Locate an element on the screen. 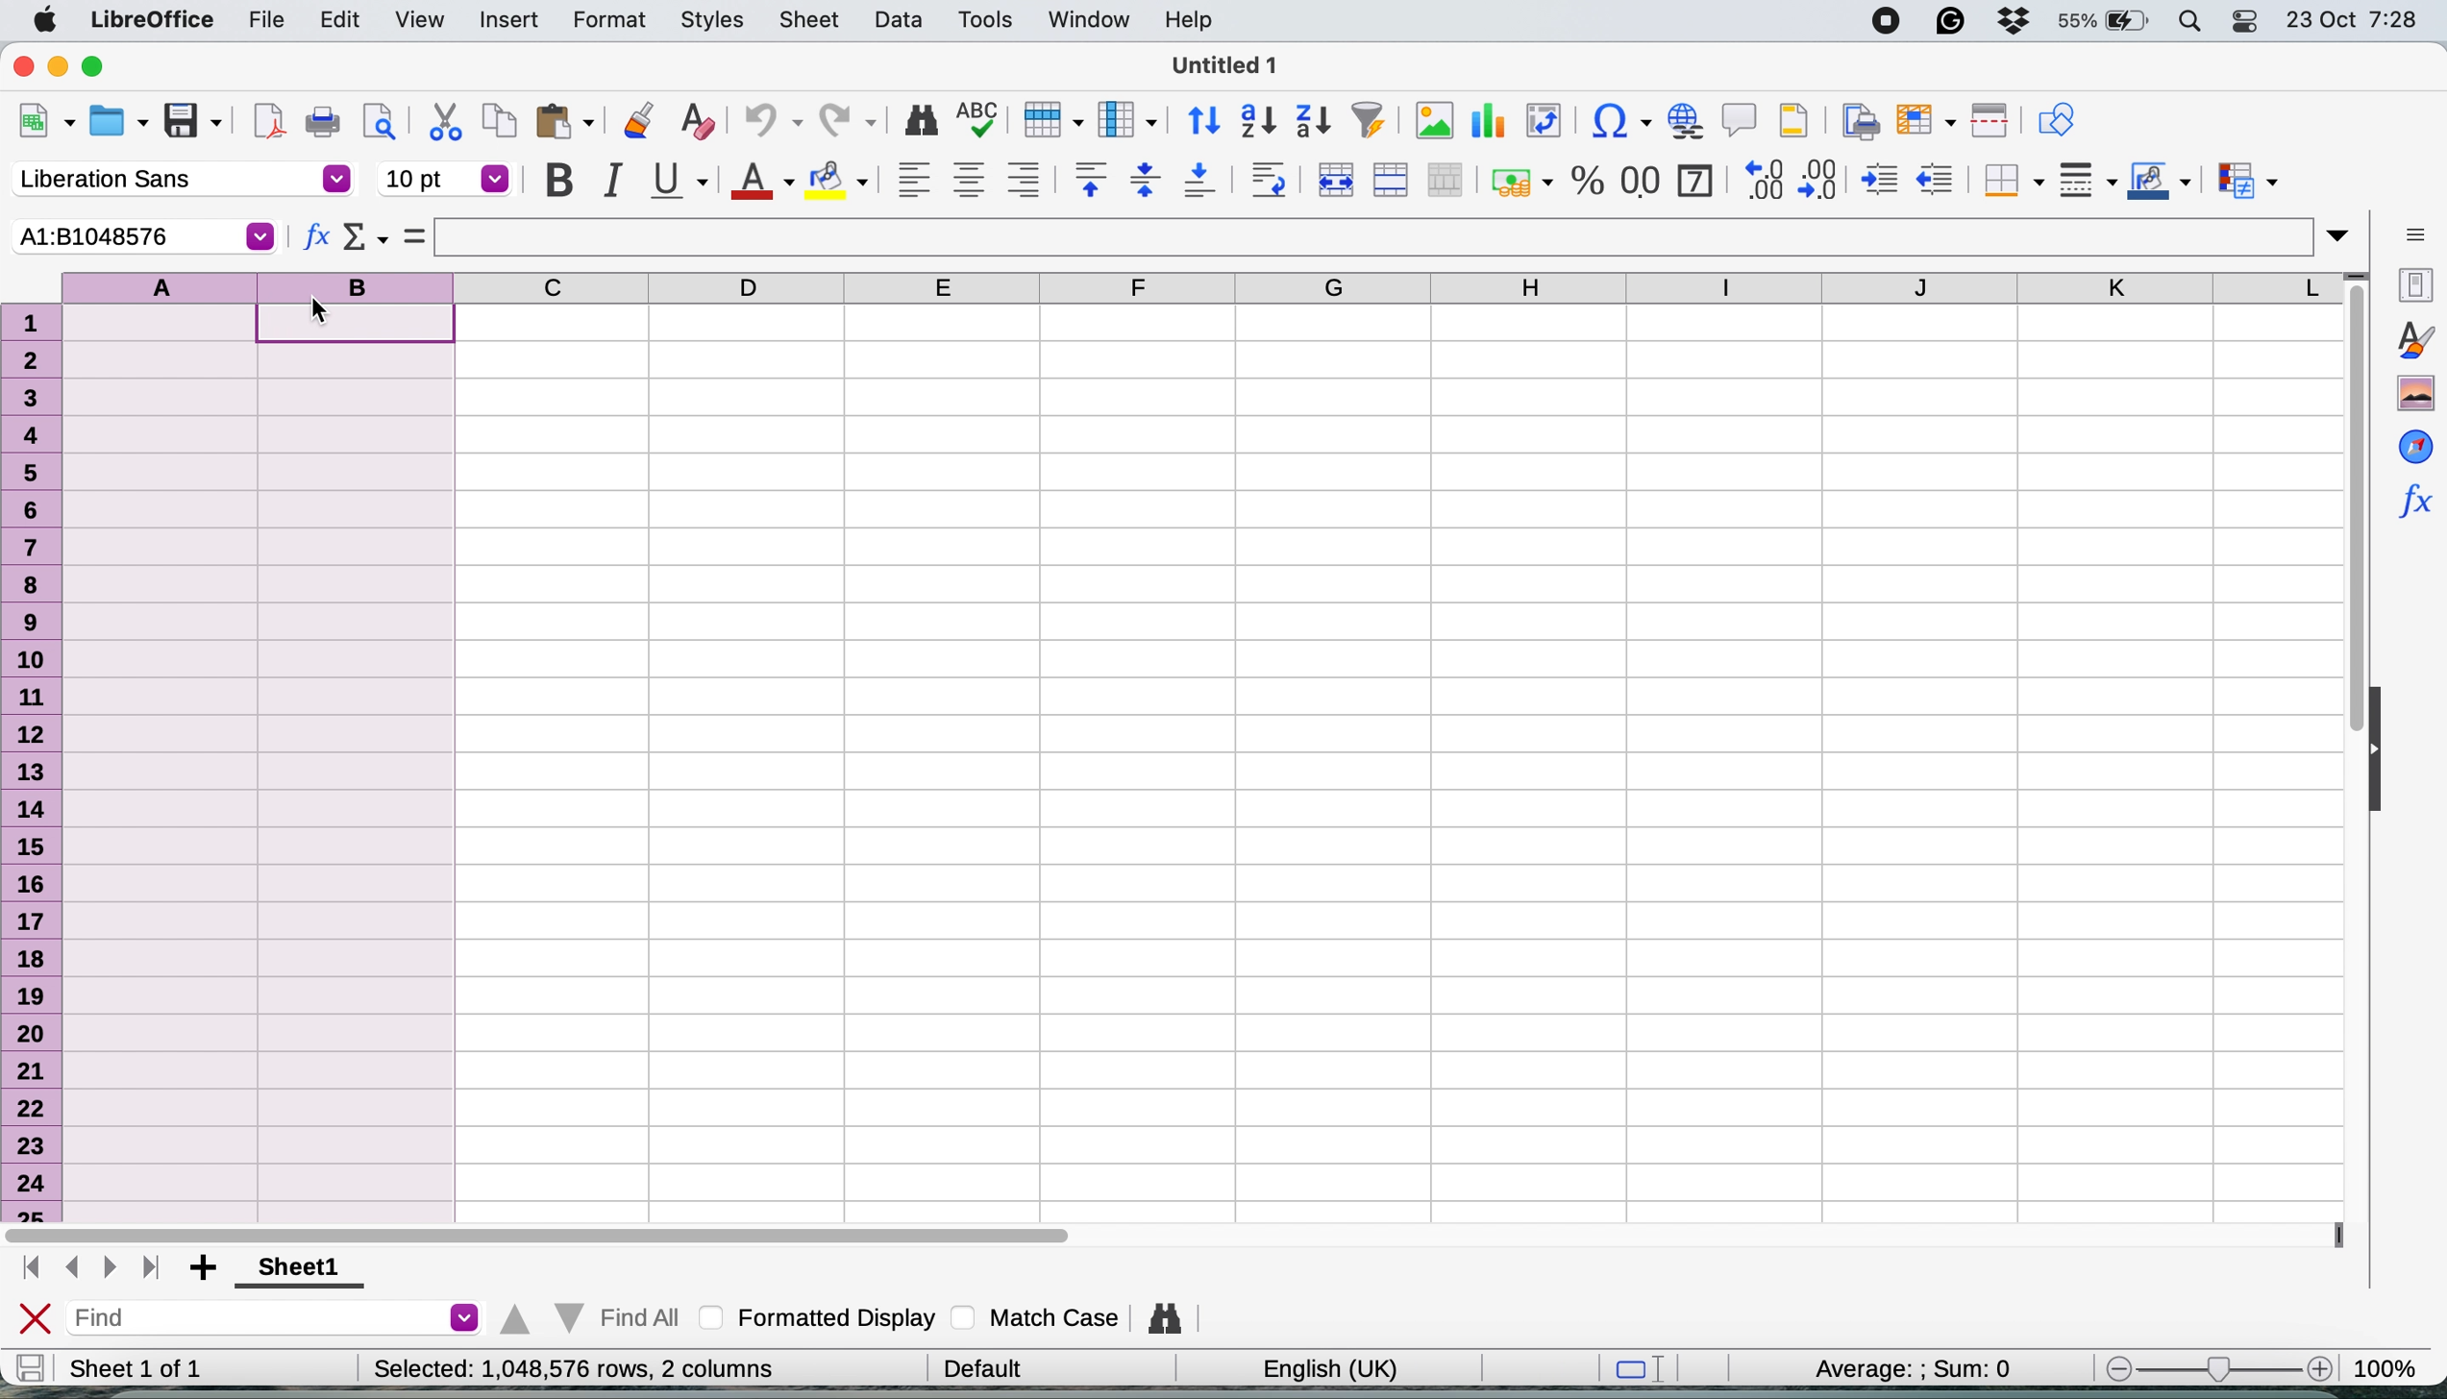  format as currency is located at coordinates (1519, 178).